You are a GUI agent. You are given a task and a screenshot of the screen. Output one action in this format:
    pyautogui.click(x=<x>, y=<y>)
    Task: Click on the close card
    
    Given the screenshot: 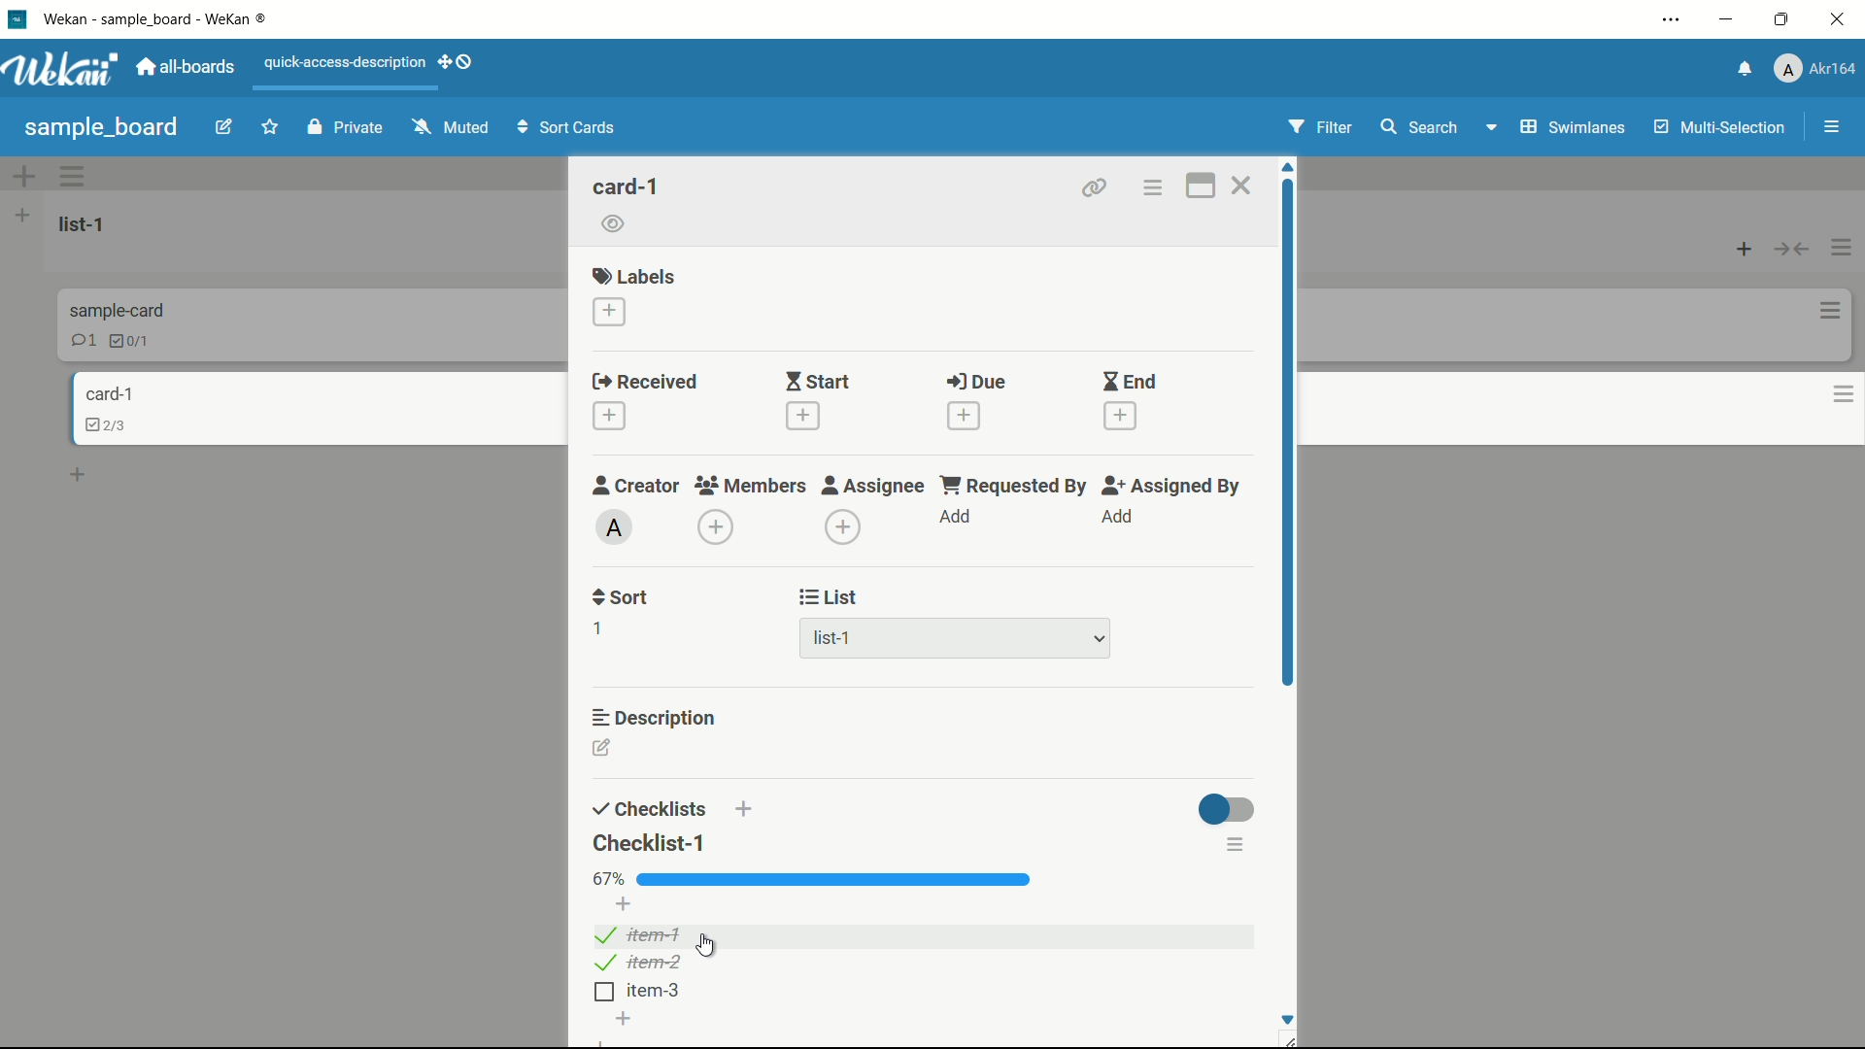 What is the action you would take?
    pyautogui.click(x=1244, y=188)
    